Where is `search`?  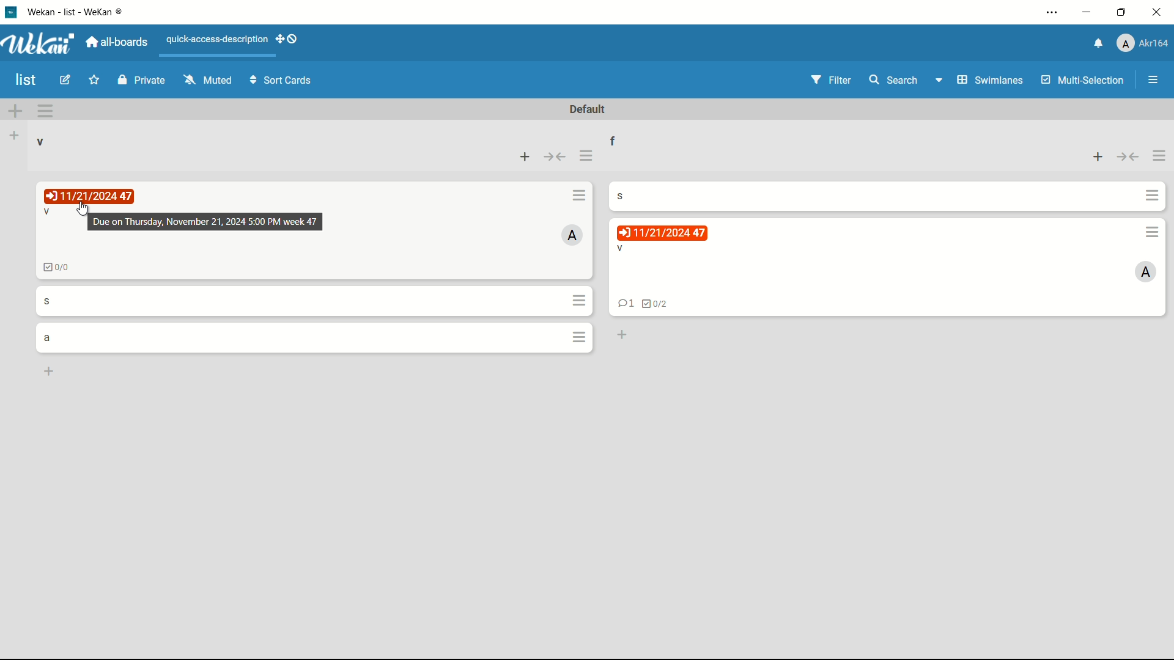
search is located at coordinates (895, 81).